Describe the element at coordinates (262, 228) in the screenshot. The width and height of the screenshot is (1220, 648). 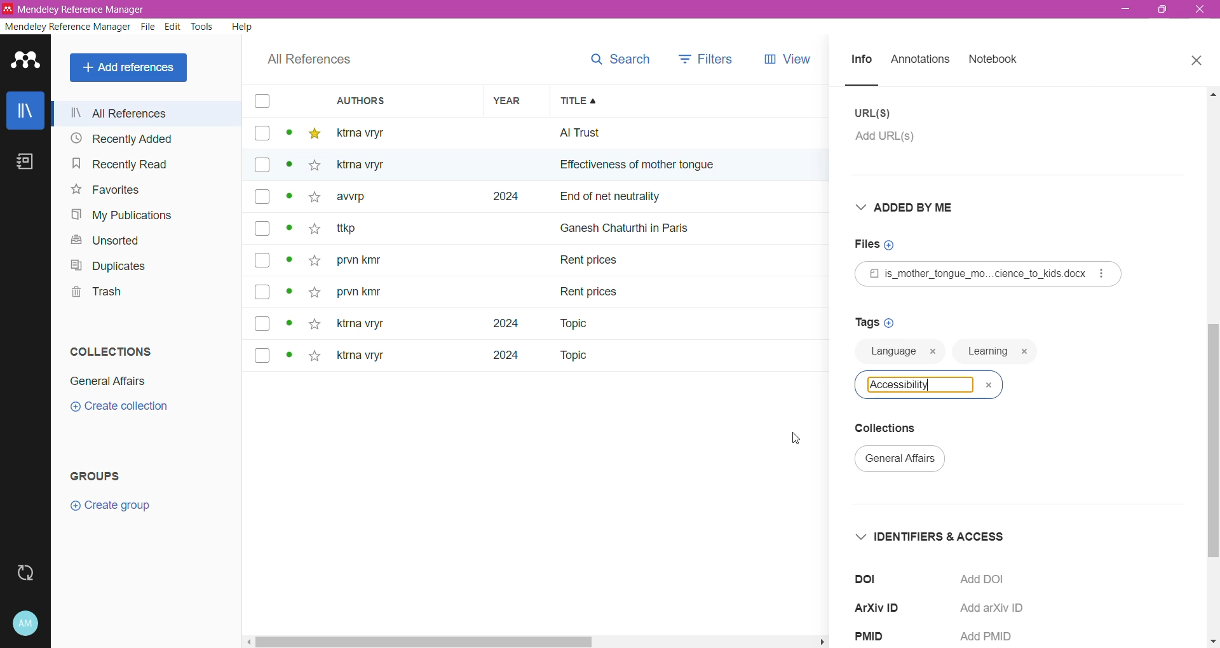
I see `box` at that location.